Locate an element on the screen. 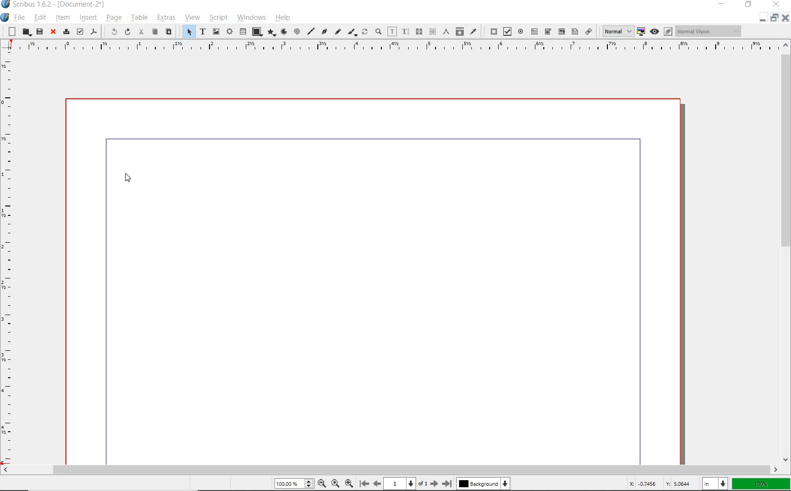 Image resolution: width=791 pixels, height=491 pixels. open is located at coordinates (25, 32).